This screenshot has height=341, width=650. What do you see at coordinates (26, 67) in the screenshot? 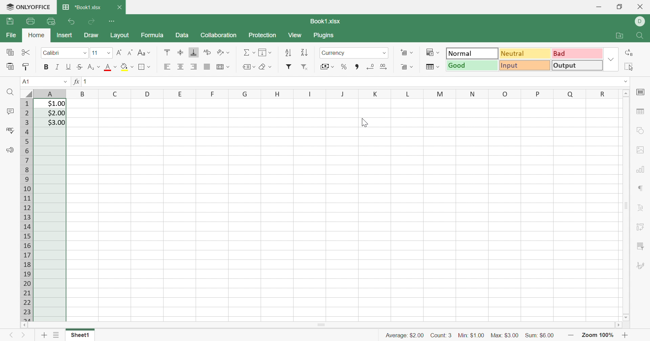
I see `Copy style` at bounding box center [26, 67].